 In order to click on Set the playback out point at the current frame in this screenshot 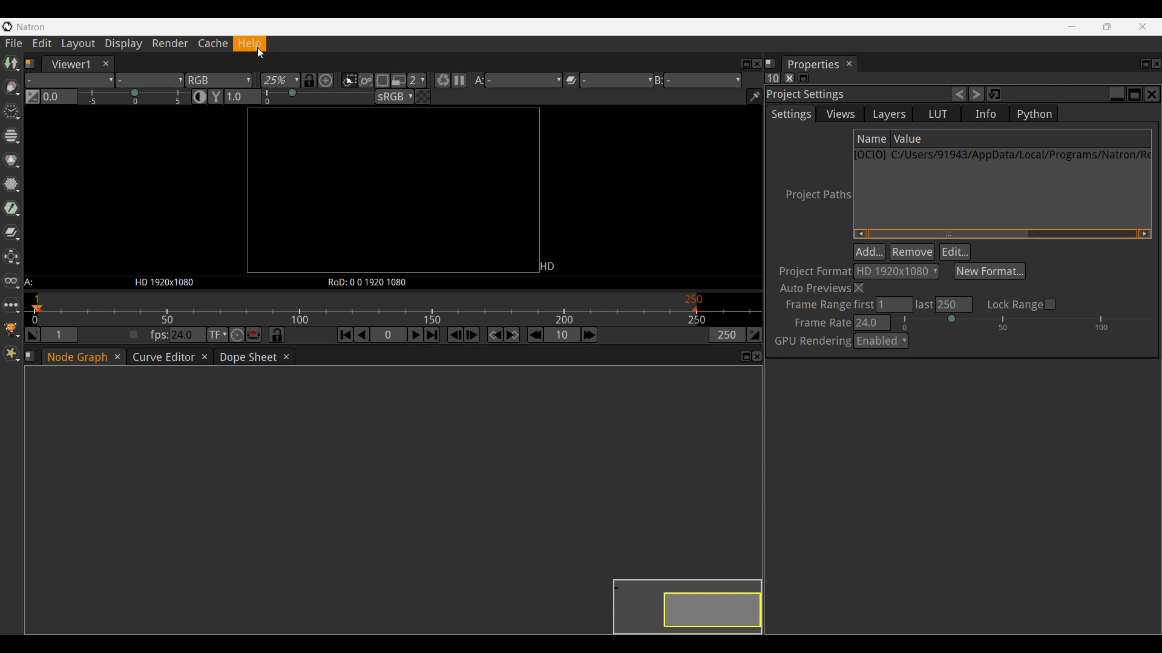, I will do `click(754, 334)`.